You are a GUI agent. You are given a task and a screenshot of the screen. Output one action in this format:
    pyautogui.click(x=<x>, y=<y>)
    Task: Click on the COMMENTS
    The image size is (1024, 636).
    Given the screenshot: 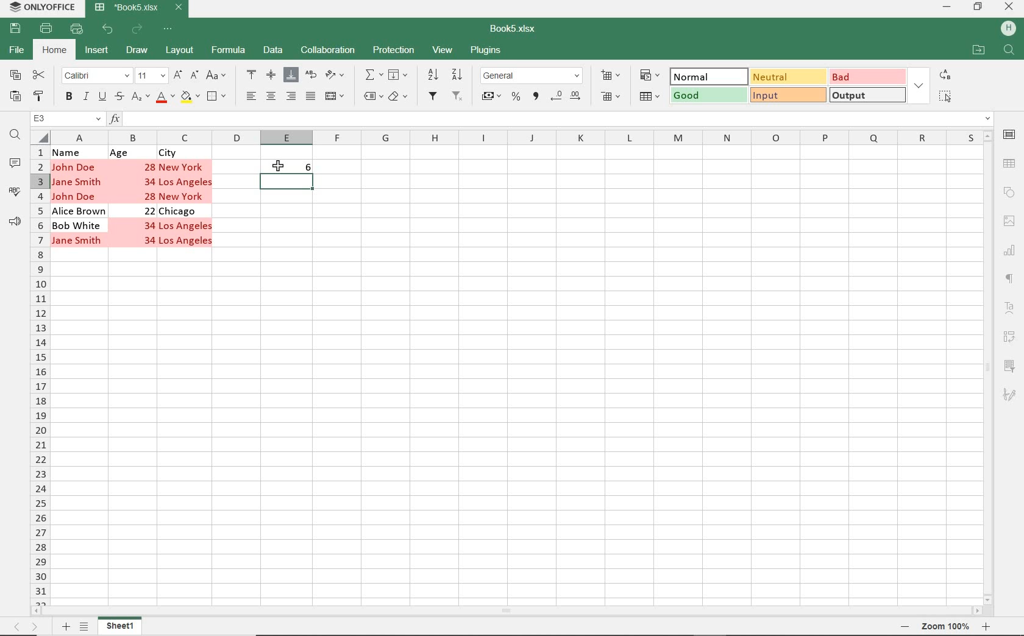 What is the action you would take?
    pyautogui.click(x=15, y=166)
    